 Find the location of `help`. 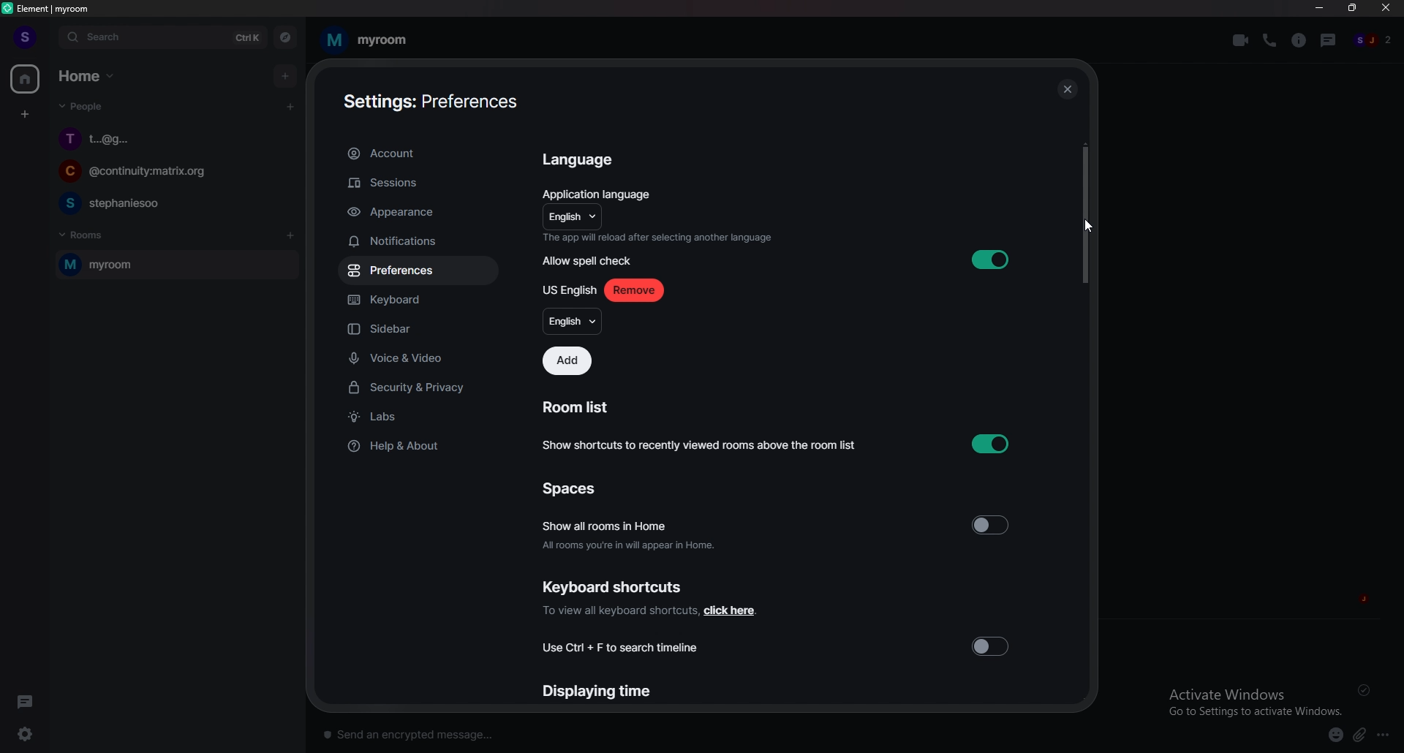

help is located at coordinates (417, 445).